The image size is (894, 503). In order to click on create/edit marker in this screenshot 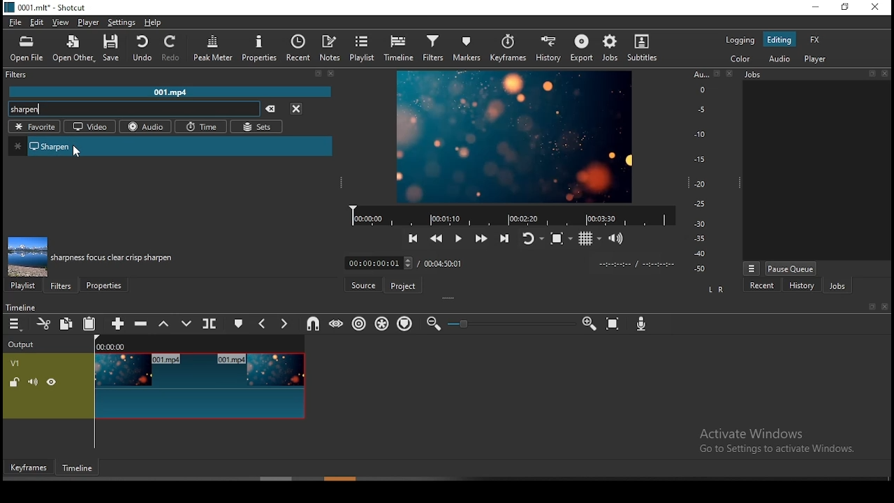, I will do `click(240, 323)`.